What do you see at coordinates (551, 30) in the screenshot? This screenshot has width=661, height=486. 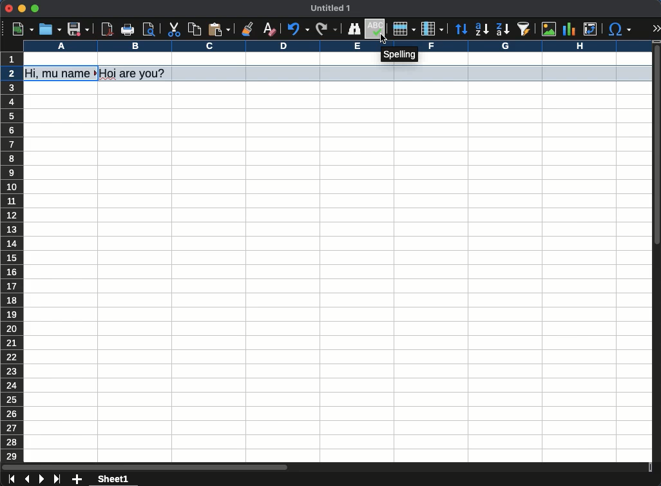 I see `image` at bounding box center [551, 30].